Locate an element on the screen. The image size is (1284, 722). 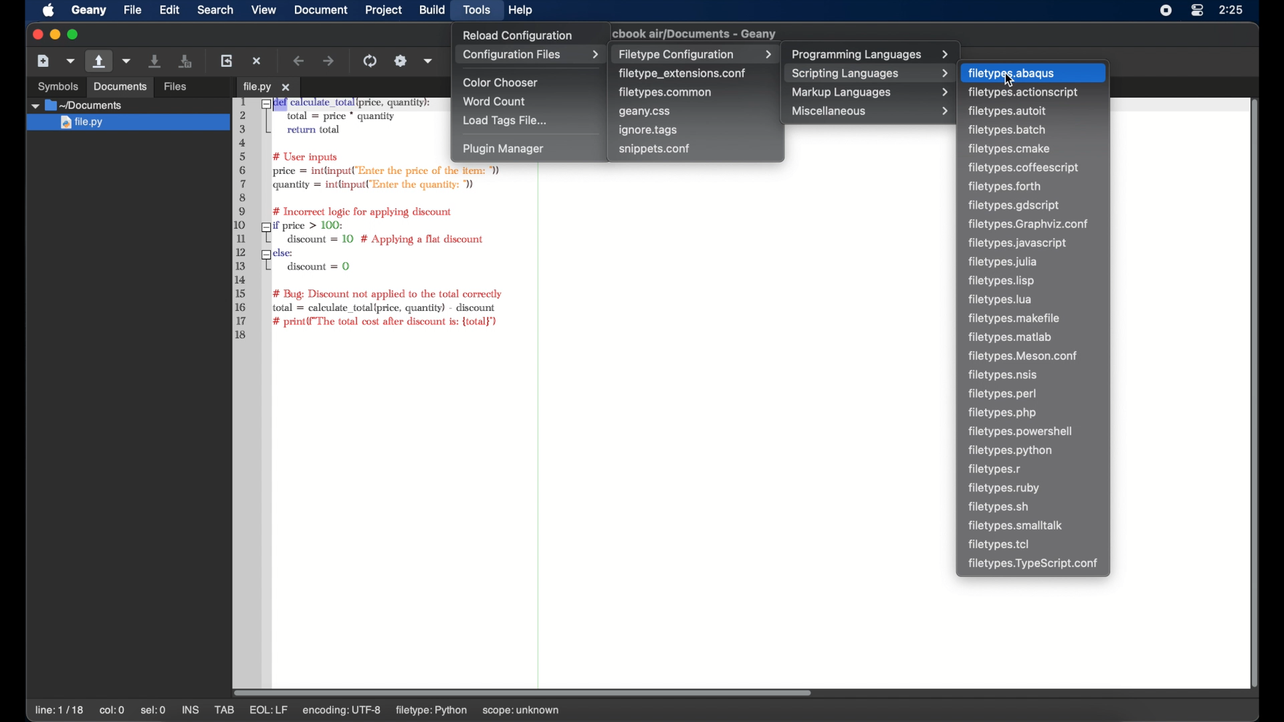
filetypes is located at coordinates (1002, 281).